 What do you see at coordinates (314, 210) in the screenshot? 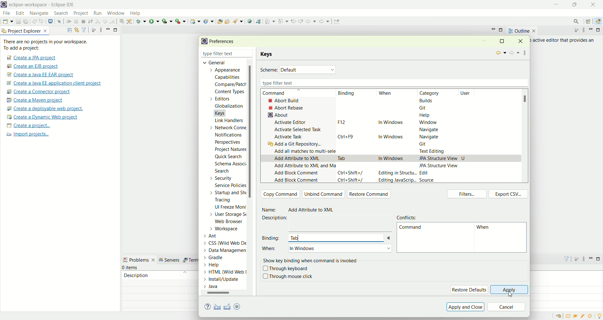
I see `Add Attribute to XML` at bounding box center [314, 210].